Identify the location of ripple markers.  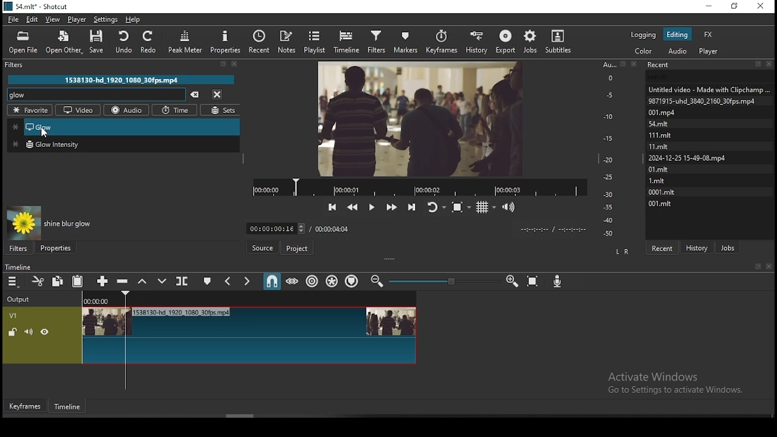
(353, 280).